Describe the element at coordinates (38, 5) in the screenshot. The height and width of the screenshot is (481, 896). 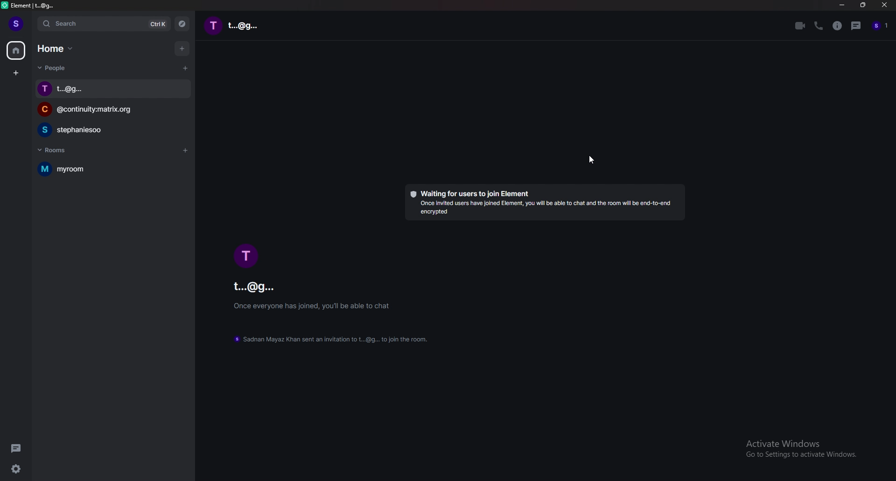
I see `element` at that location.